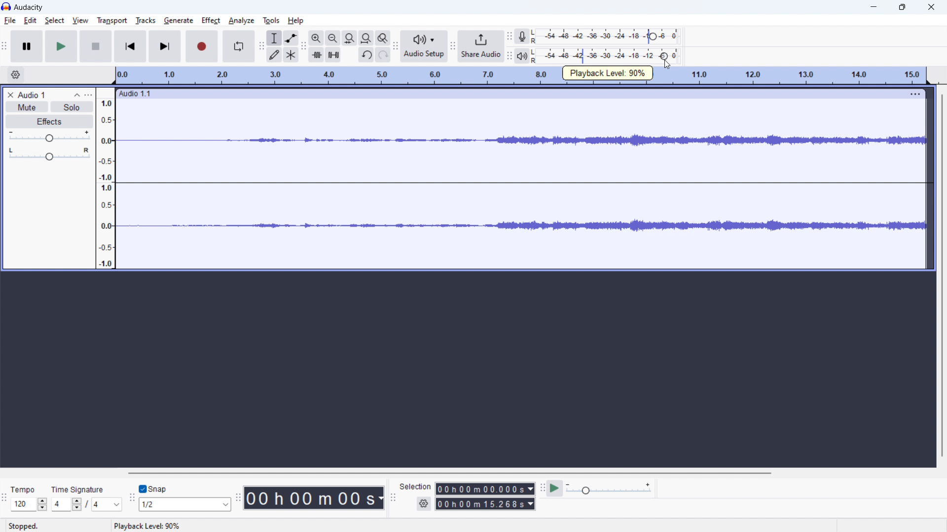 This screenshot has height=532, width=947. Describe the element at coordinates (542, 488) in the screenshot. I see `play at speed toolbar` at that location.